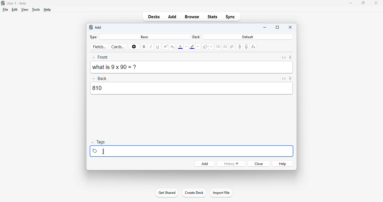 The height and width of the screenshot is (202, 383). What do you see at coordinates (277, 27) in the screenshot?
I see `maximize` at bounding box center [277, 27].